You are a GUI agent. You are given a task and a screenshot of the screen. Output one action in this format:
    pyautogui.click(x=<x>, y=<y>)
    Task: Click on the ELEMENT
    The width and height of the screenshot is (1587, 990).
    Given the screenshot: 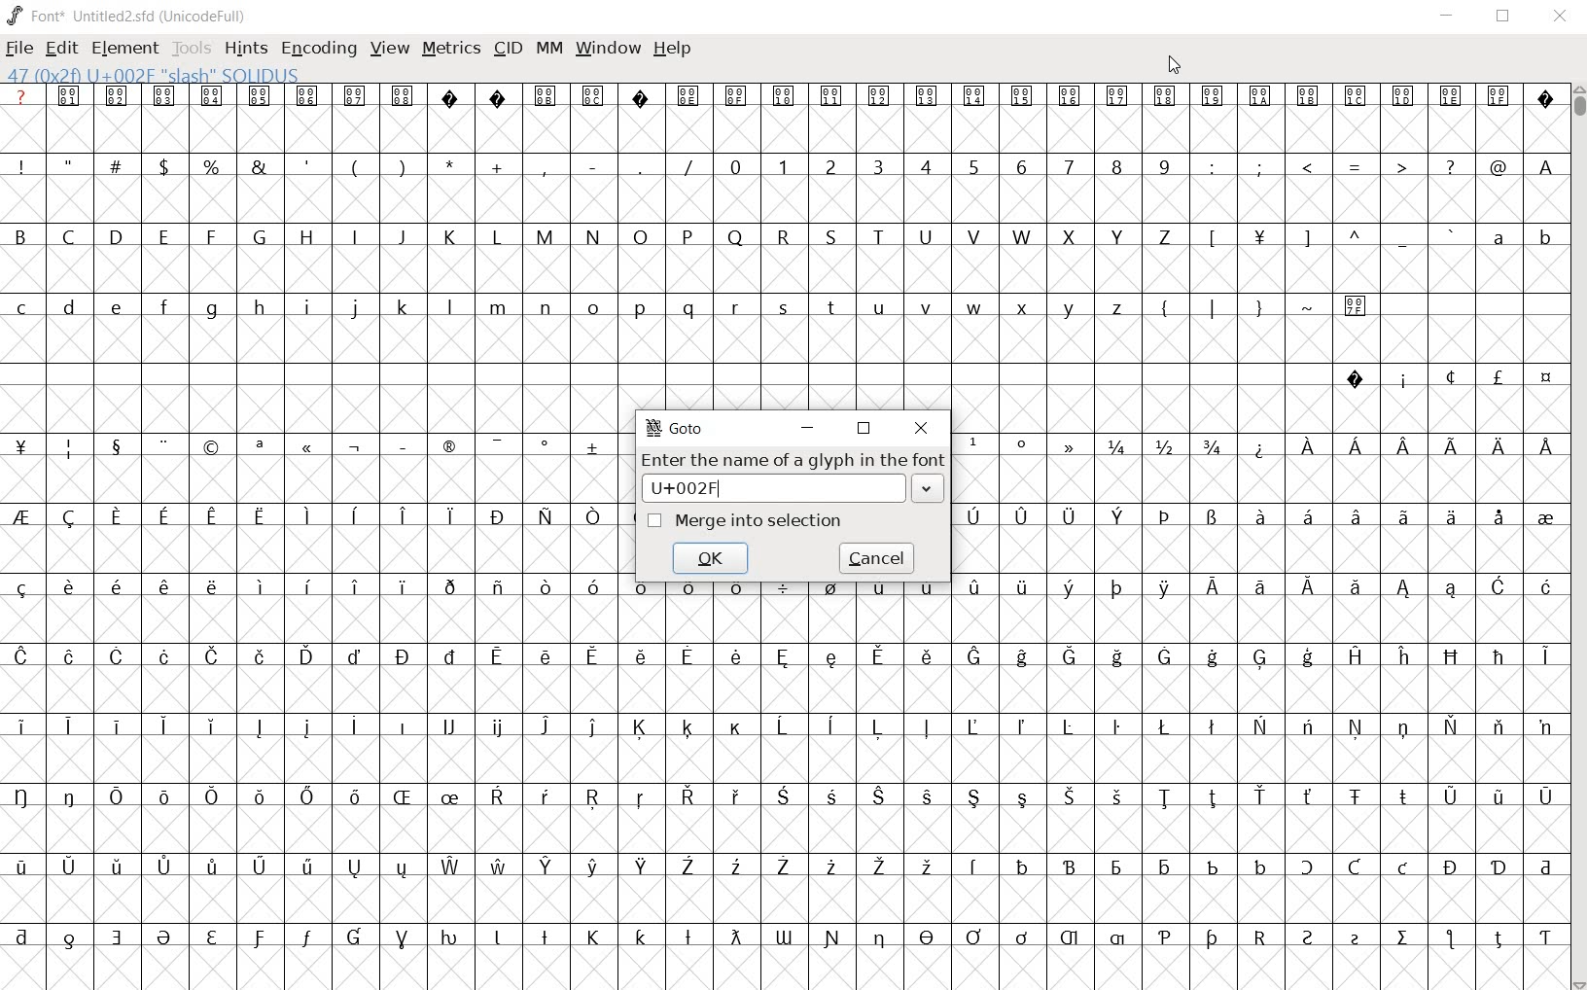 What is the action you would take?
    pyautogui.click(x=124, y=49)
    